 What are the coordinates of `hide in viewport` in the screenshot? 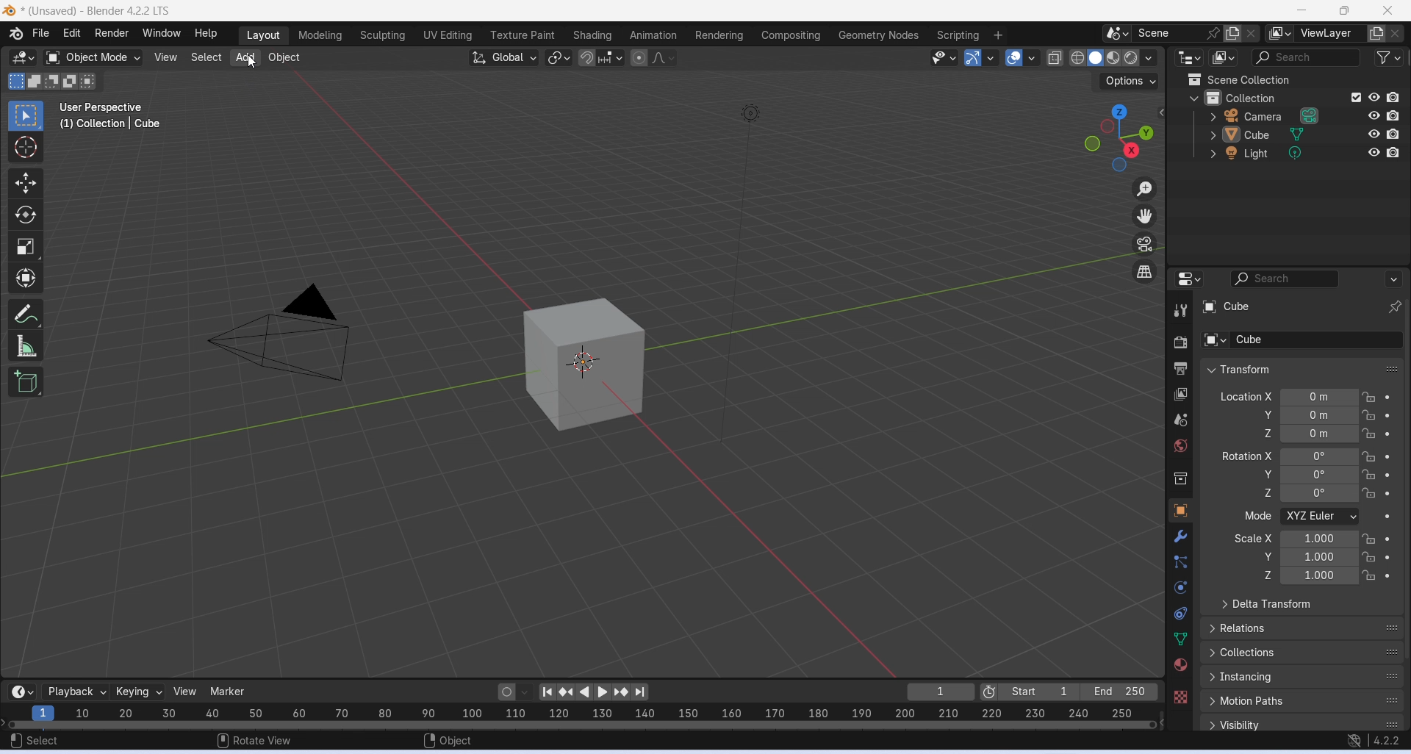 It's located at (1374, 153).